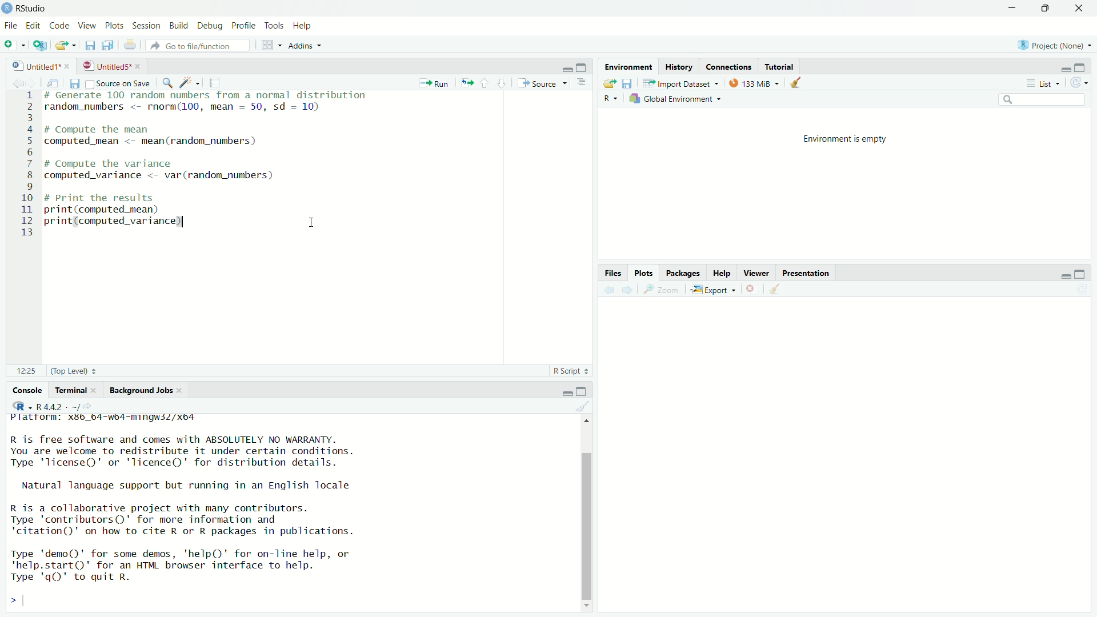 The width and height of the screenshot is (1097, 617). I want to click on typing cursor, so click(29, 600).